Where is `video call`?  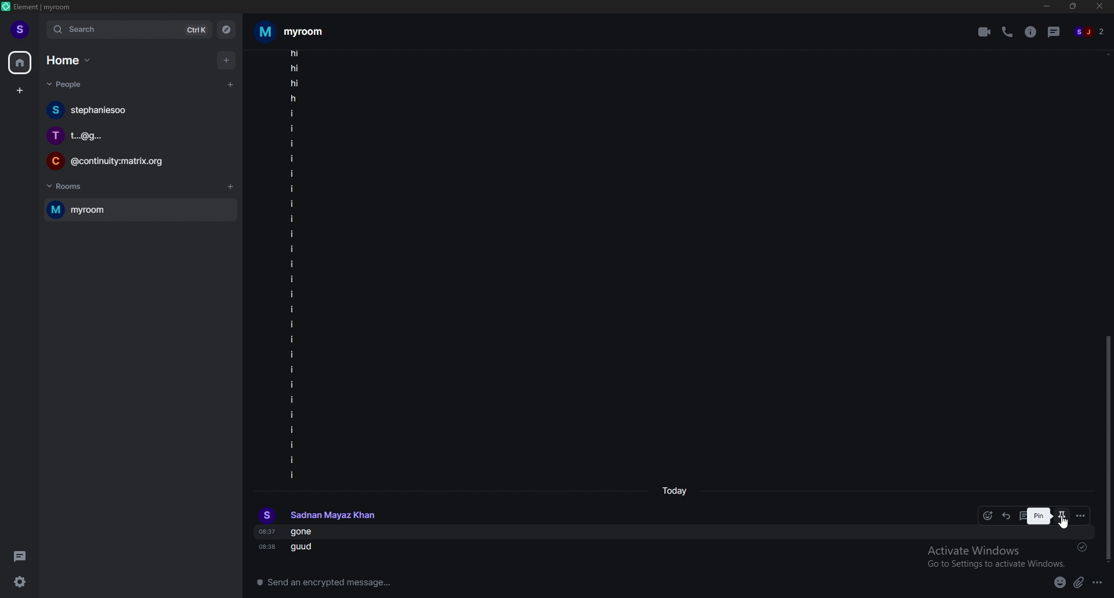 video call is located at coordinates (985, 32).